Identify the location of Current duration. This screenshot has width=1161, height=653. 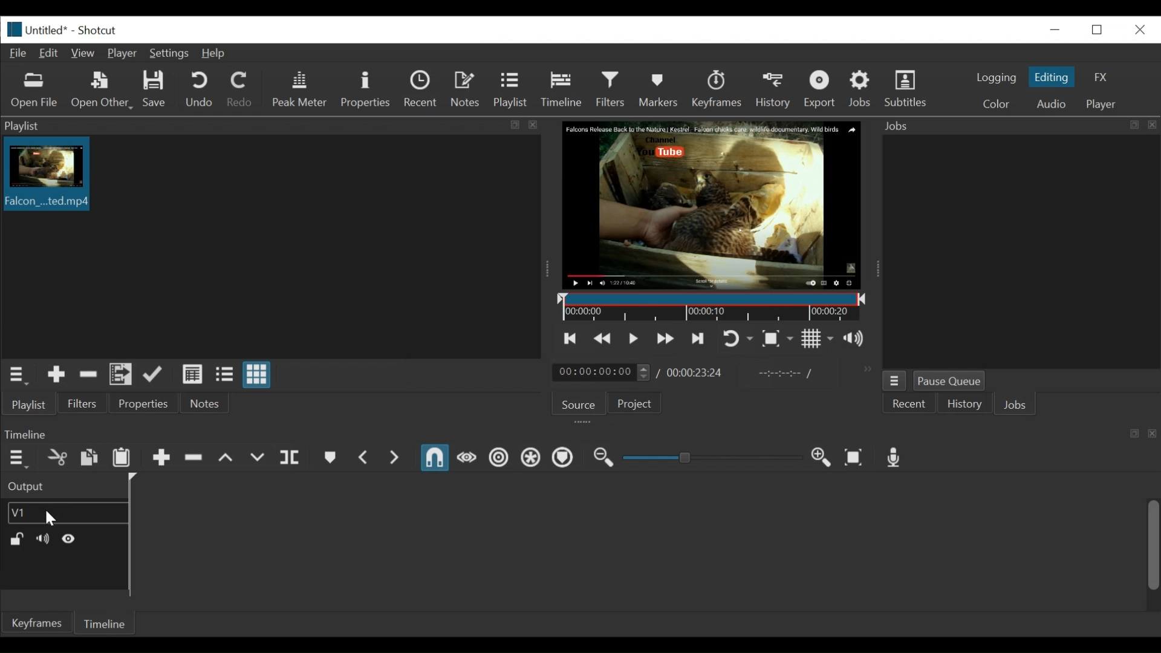
(602, 373).